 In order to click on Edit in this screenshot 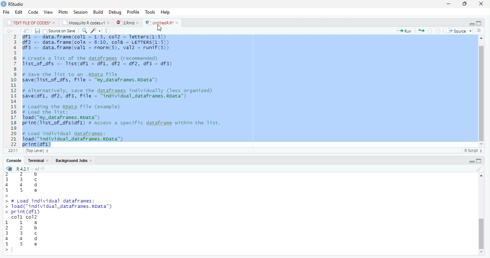, I will do `click(19, 12)`.